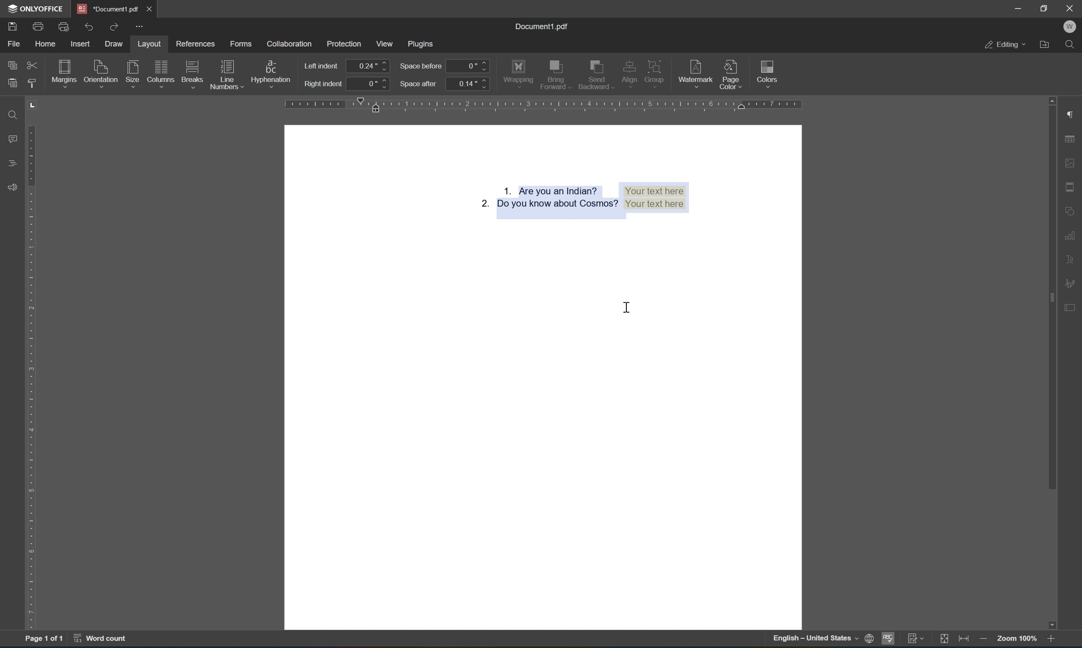 The height and width of the screenshot is (648, 1082). What do you see at coordinates (1071, 238) in the screenshot?
I see `chart settings` at bounding box center [1071, 238].